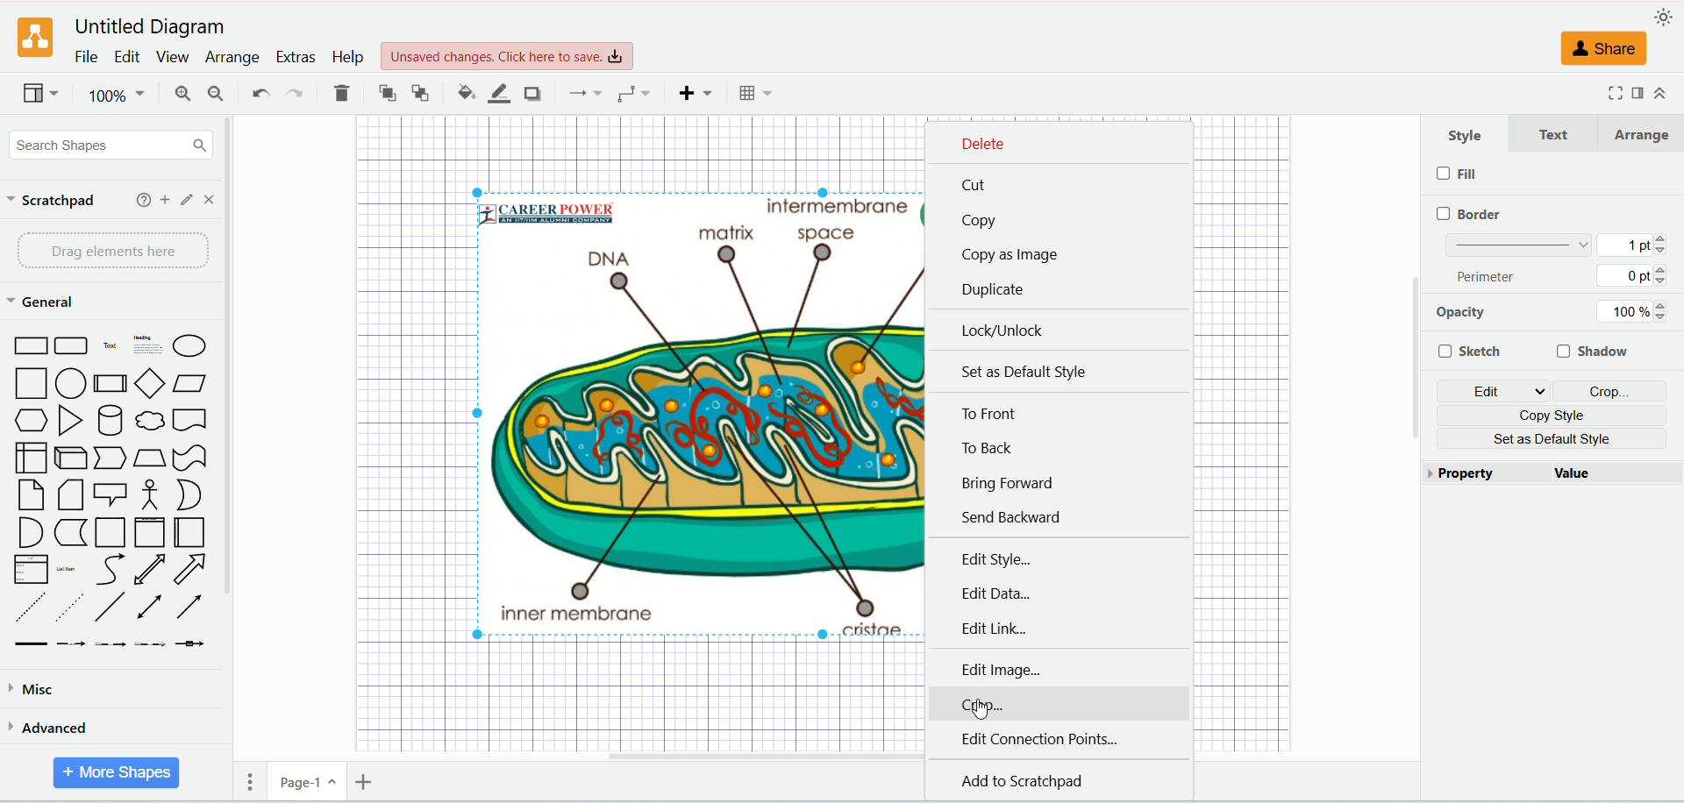  What do you see at coordinates (996, 416) in the screenshot?
I see `to front` at bounding box center [996, 416].